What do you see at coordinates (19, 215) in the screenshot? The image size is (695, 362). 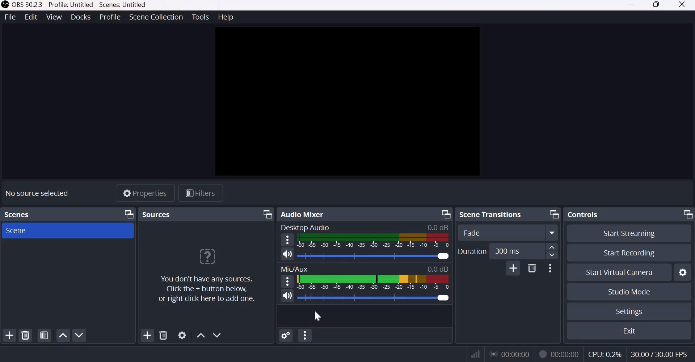 I see `Scenes` at bounding box center [19, 215].